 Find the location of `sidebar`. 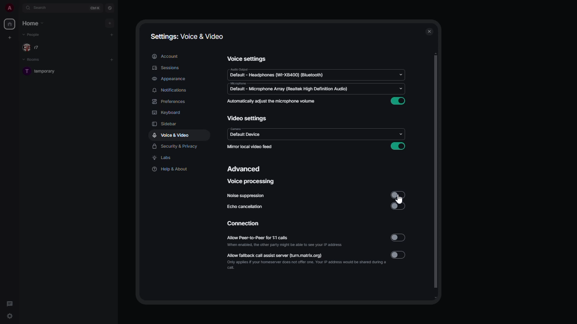

sidebar is located at coordinates (165, 124).